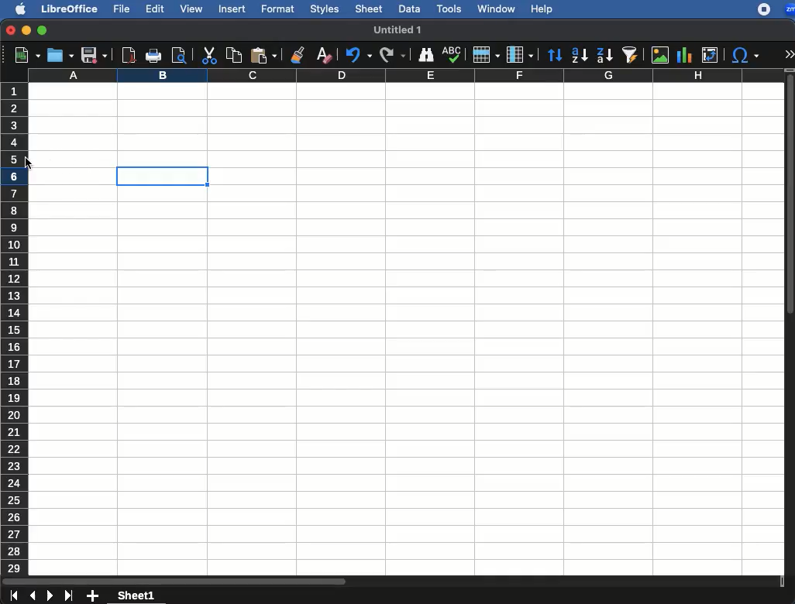 This screenshot has height=604, width=795. What do you see at coordinates (31, 595) in the screenshot?
I see `previous sheet` at bounding box center [31, 595].